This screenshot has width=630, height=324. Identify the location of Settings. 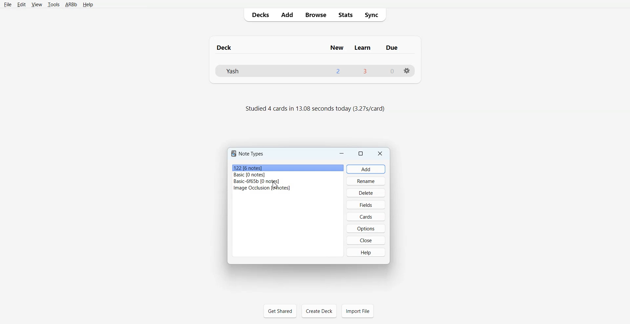
(407, 71).